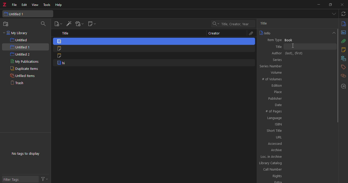 The image size is (348, 183). I want to click on sync with zotero.org, so click(344, 14).